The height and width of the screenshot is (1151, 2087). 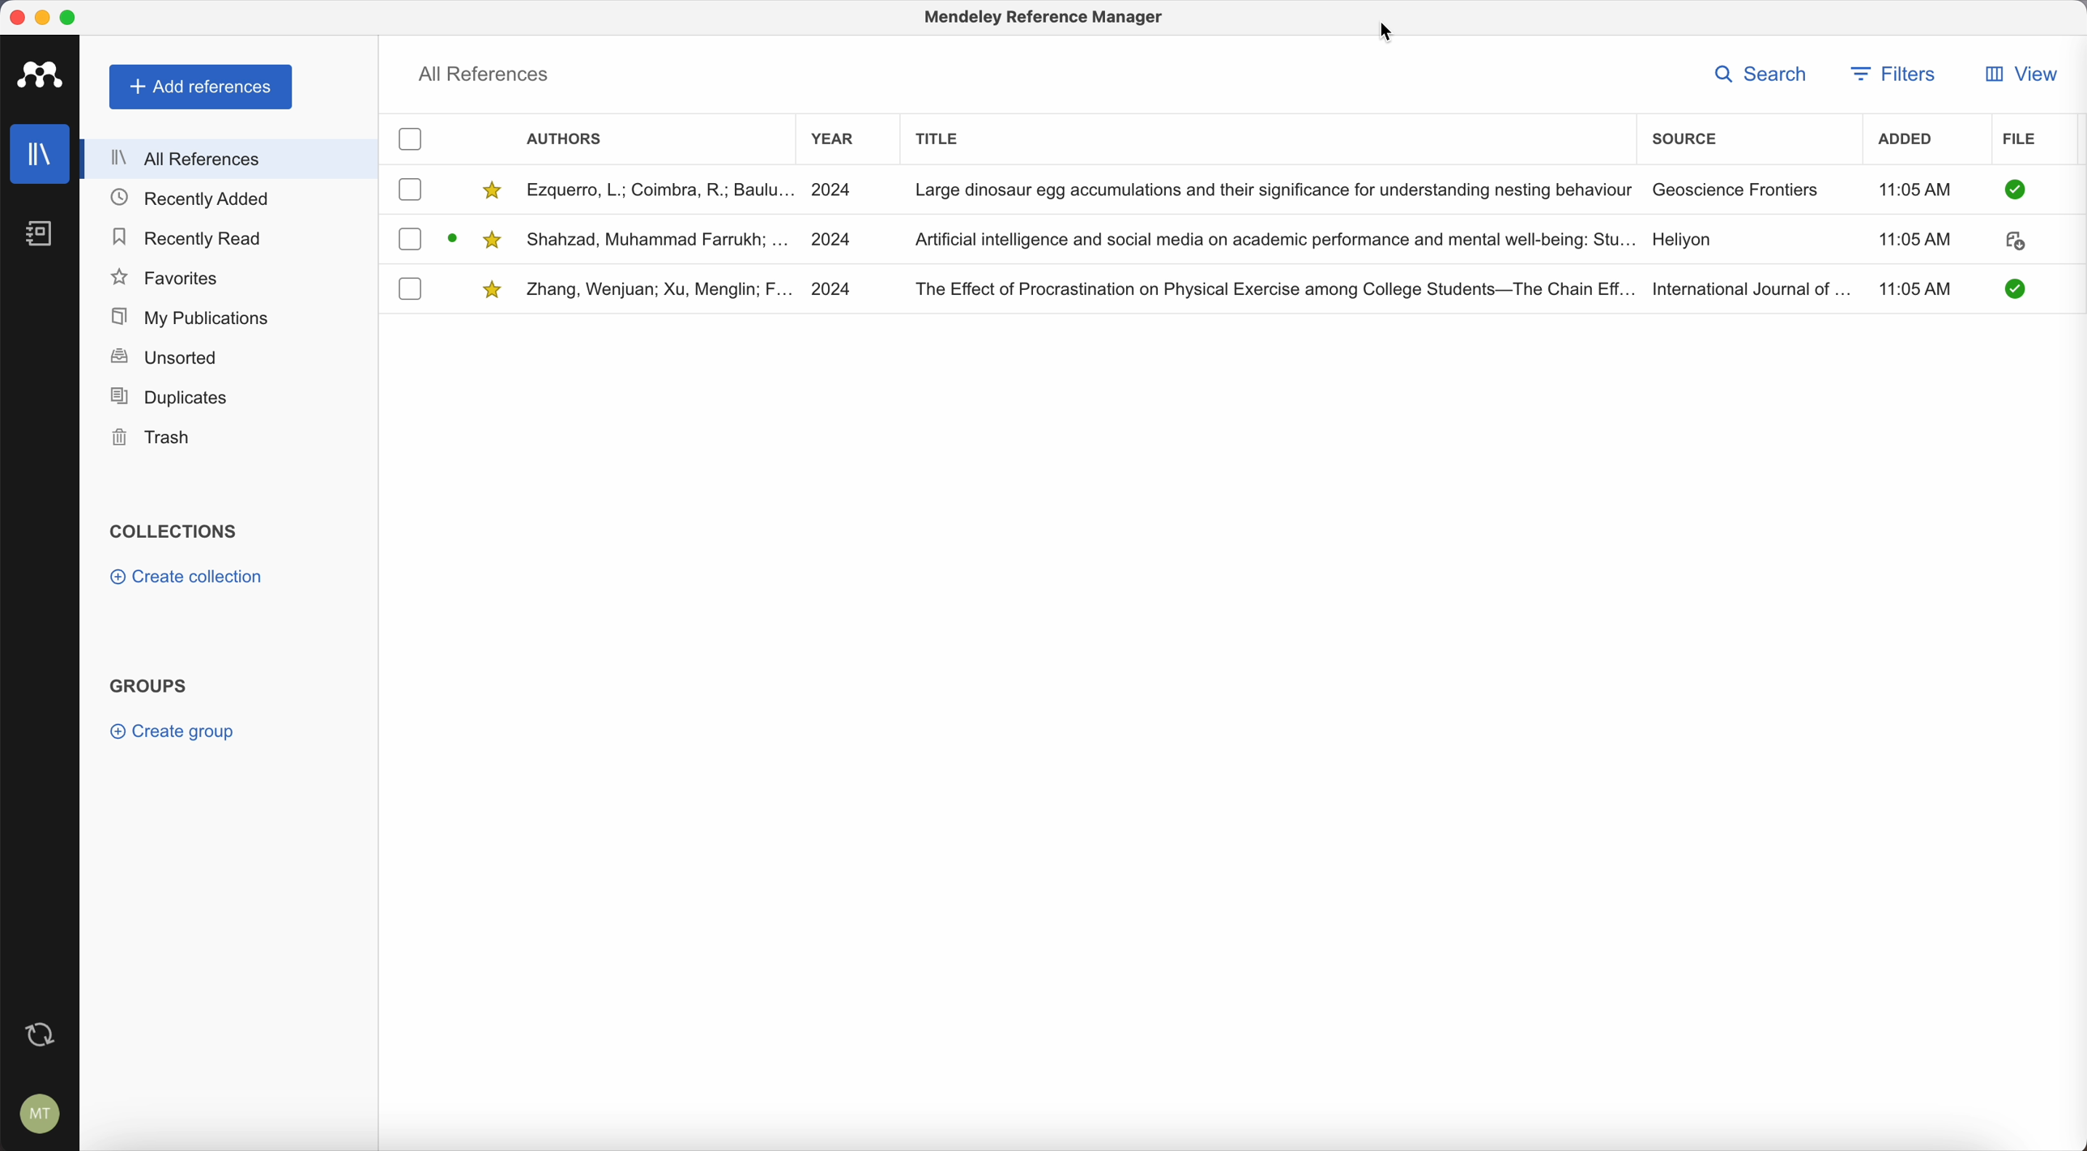 I want to click on cursor, so click(x=1389, y=32).